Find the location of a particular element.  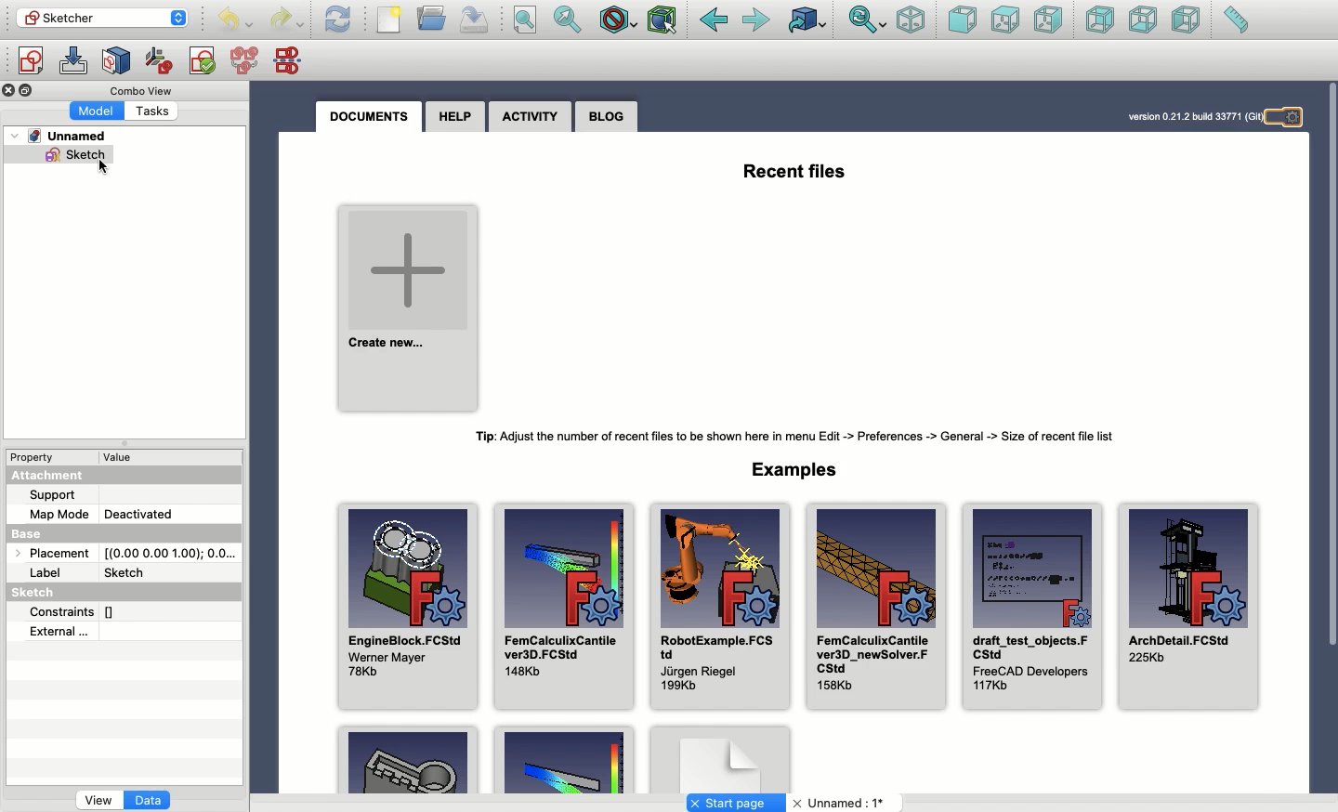

Recent files is located at coordinates (796, 169).